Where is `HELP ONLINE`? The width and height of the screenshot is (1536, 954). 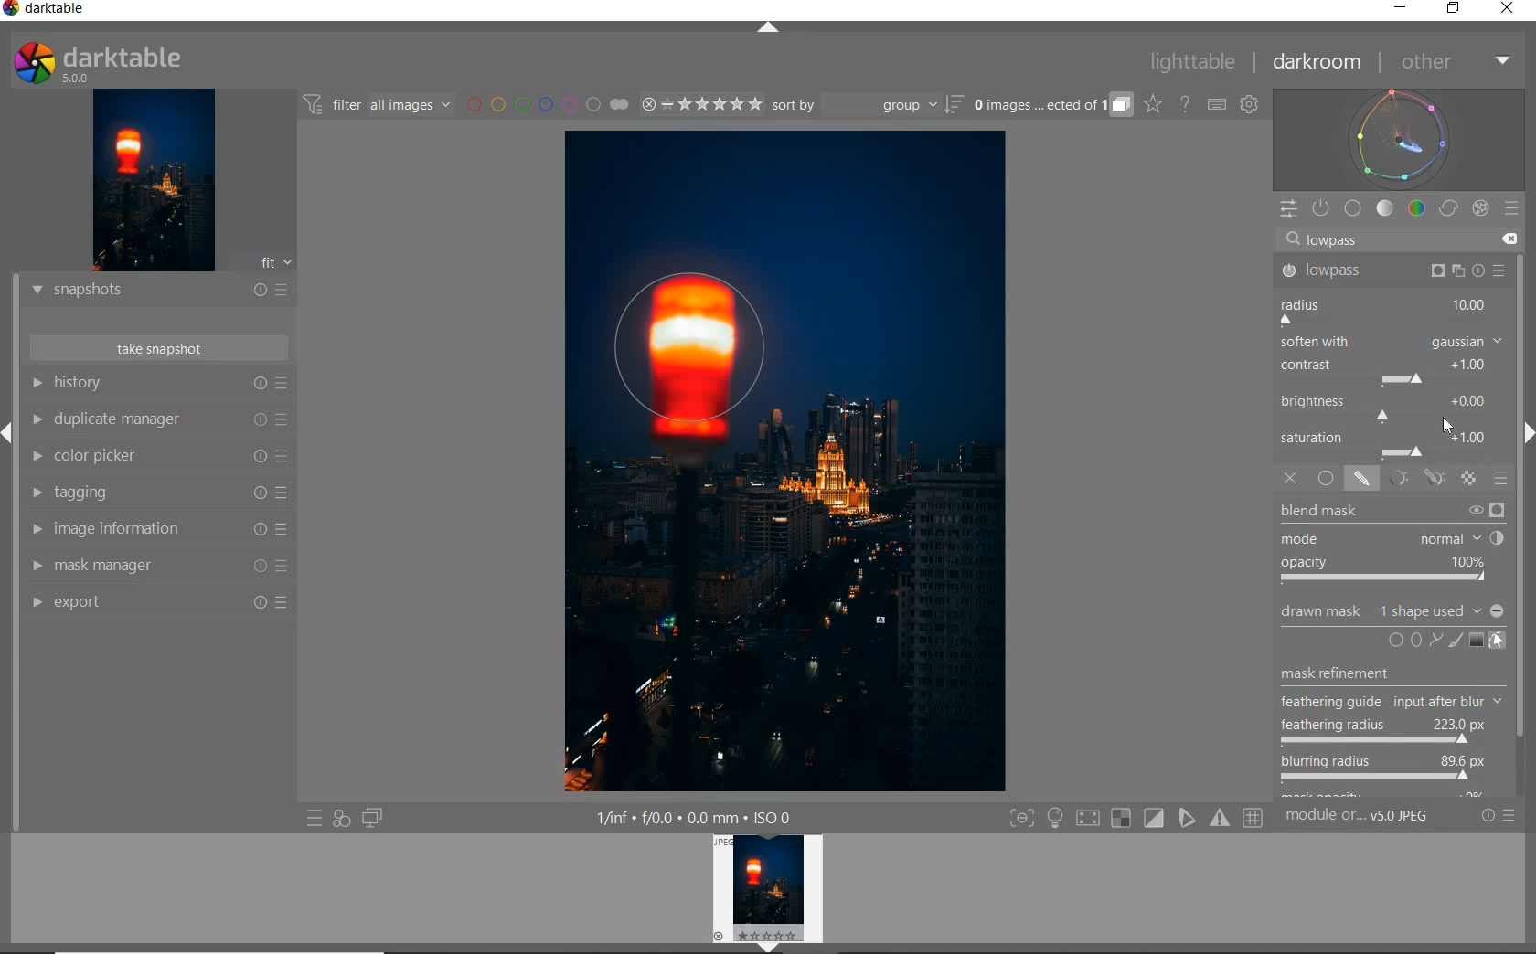 HELP ONLINE is located at coordinates (1184, 103).